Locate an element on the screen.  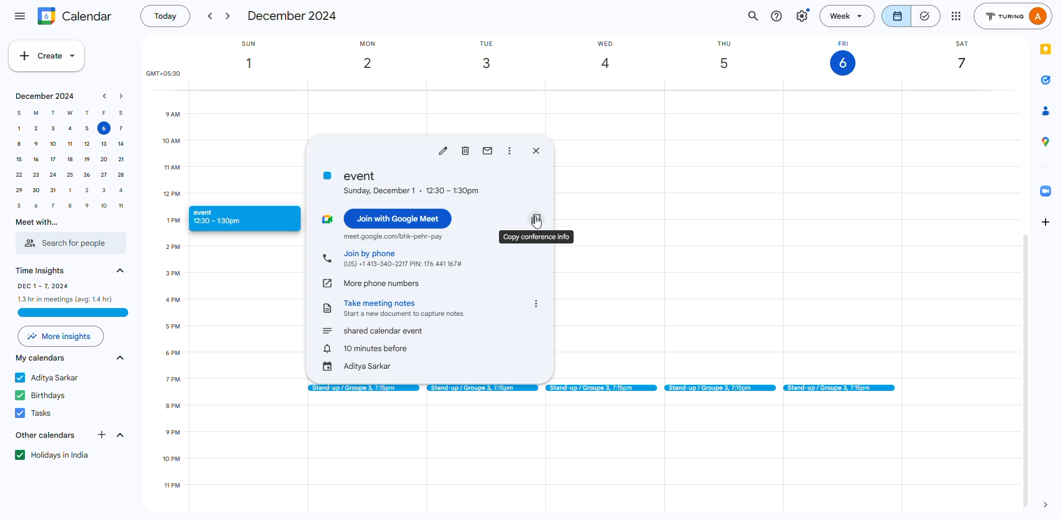
event is located at coordinates (233, 218).